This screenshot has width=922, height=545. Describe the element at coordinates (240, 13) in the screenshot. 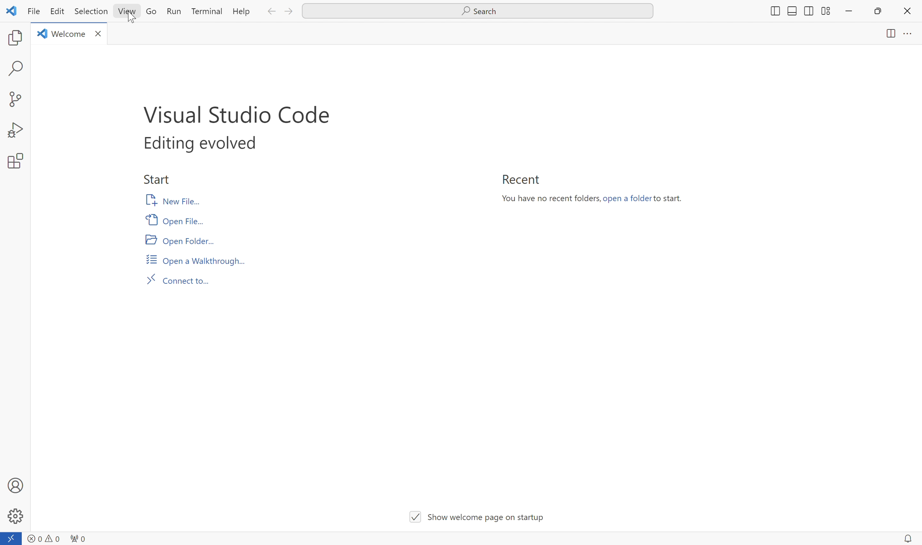

I see `Help` at that location.